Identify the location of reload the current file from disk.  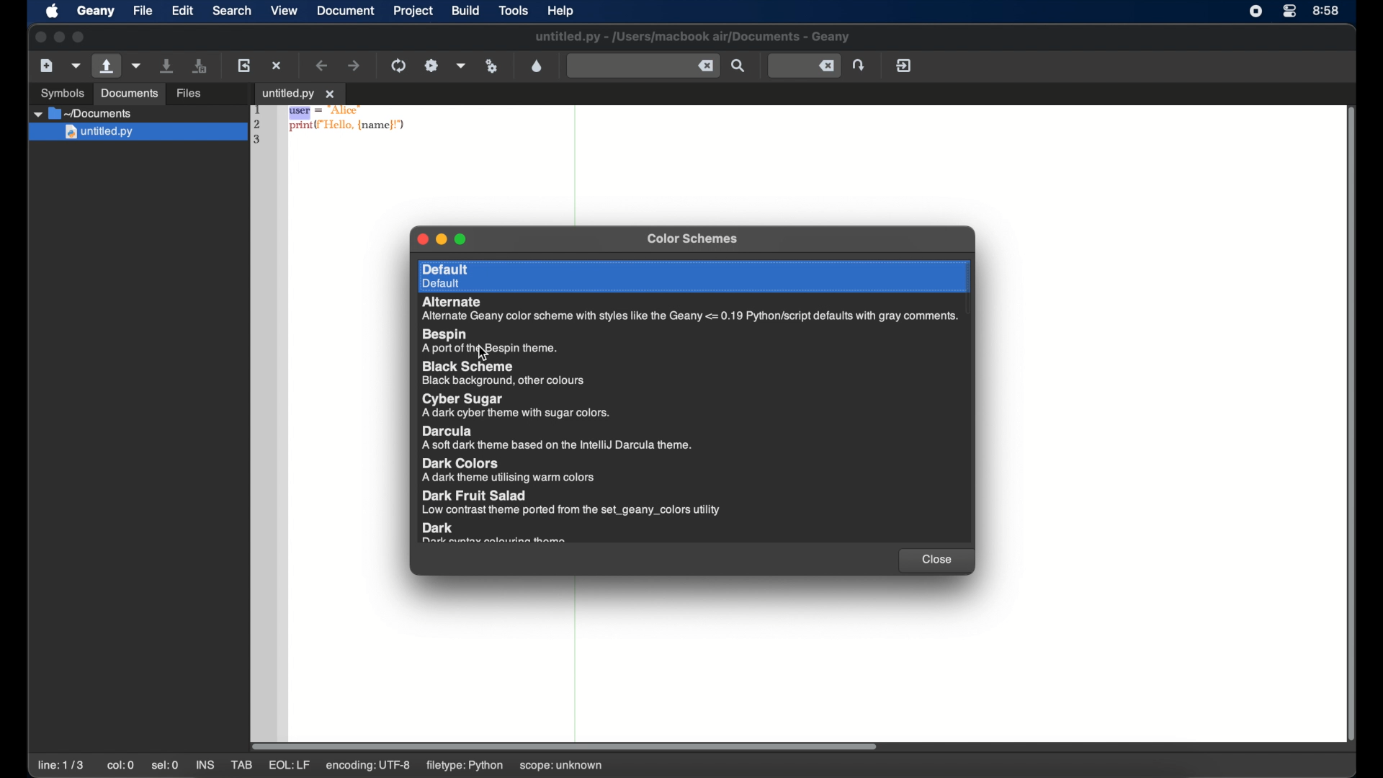
(245, 66).